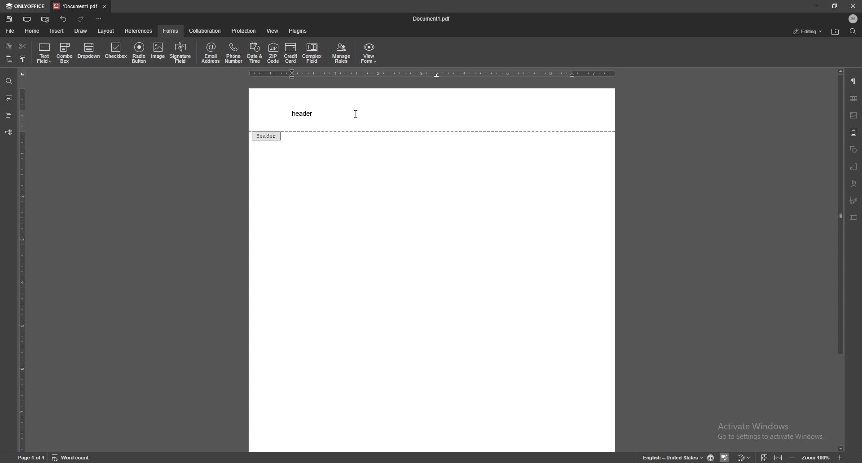 This screenshot has width=862, height=463. What do you see at coordinates (816, 5) in the screenshot?
I see `minimize` at bounding box center [816, 5].